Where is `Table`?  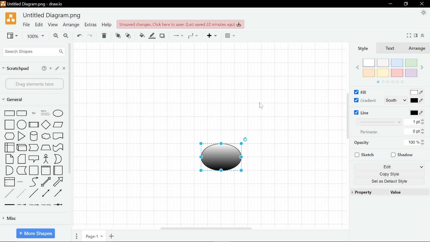
Table is located at coordinates (228, 35).